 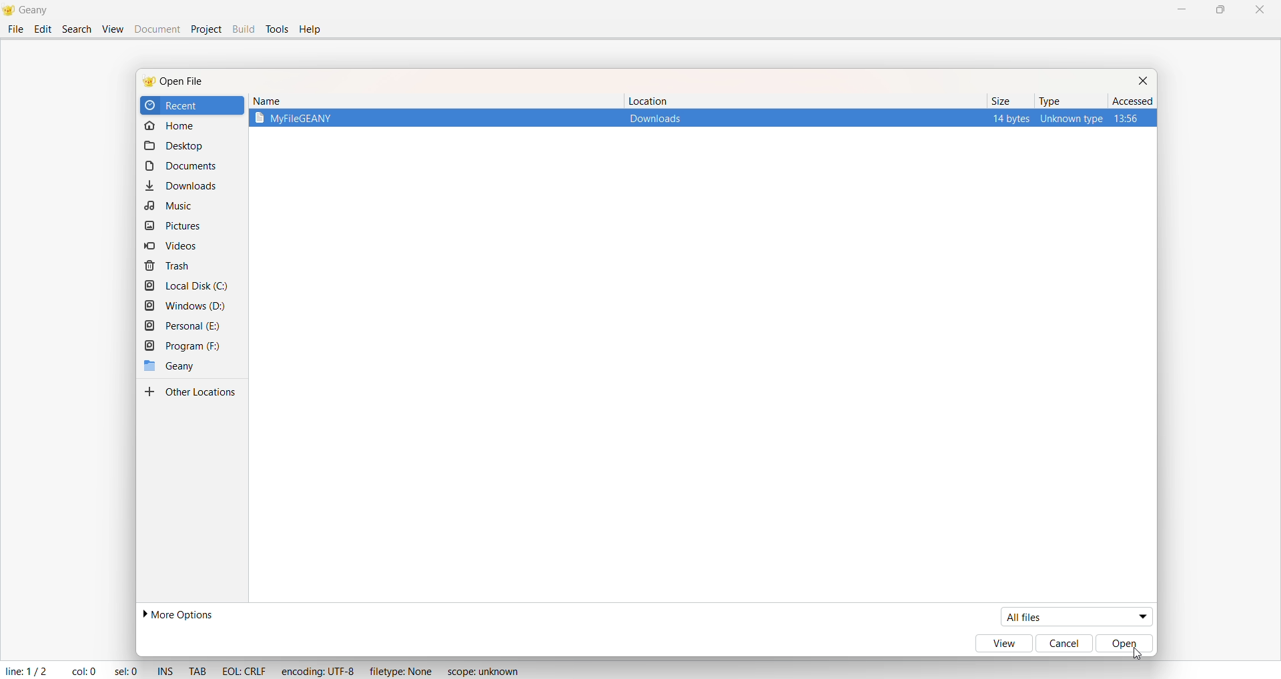 I want to click on cancel, so click(x=1064, y=644).